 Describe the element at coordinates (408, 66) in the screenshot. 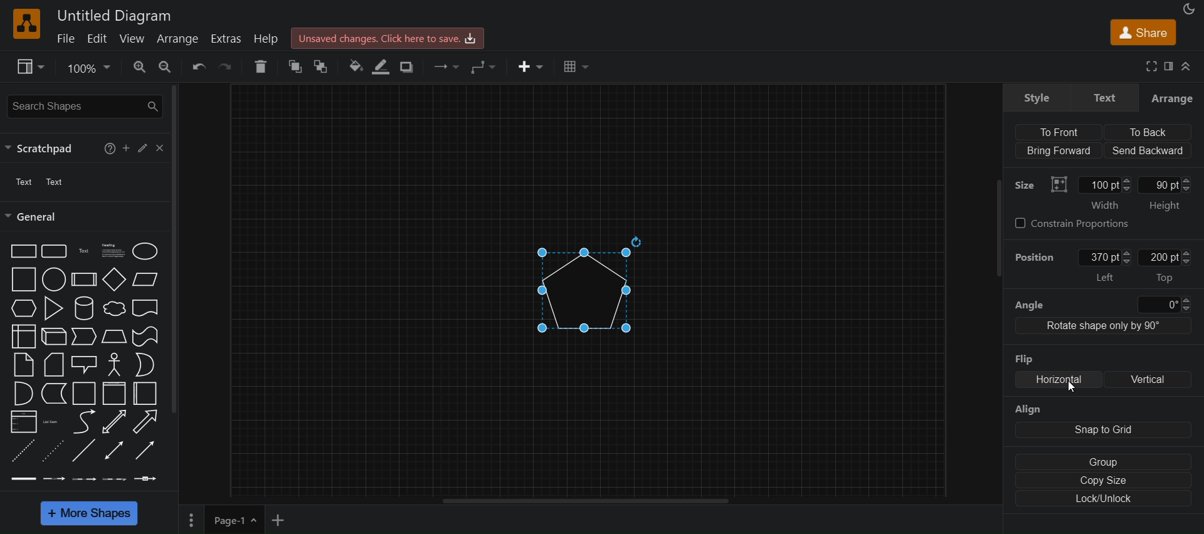

I see `shadow` at that location.